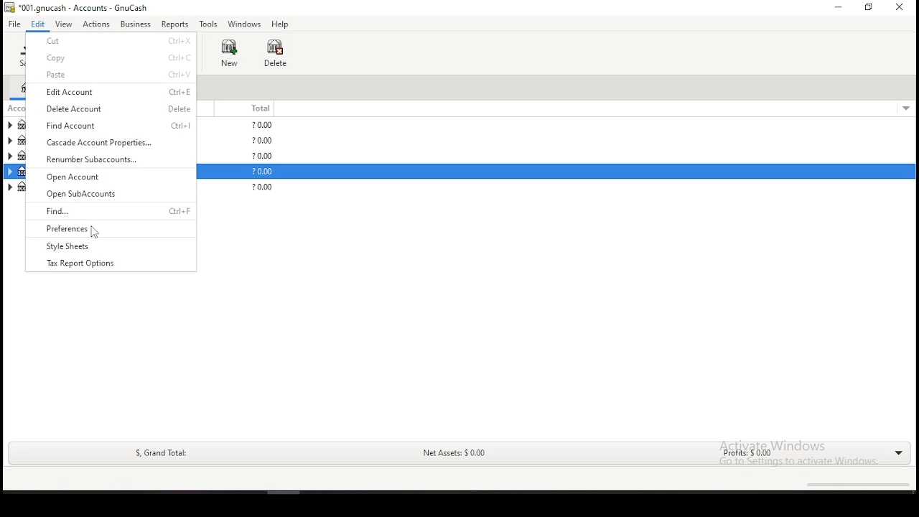 This screenshot has width=919, height=517. I want to click on find account, so click(114, 126).